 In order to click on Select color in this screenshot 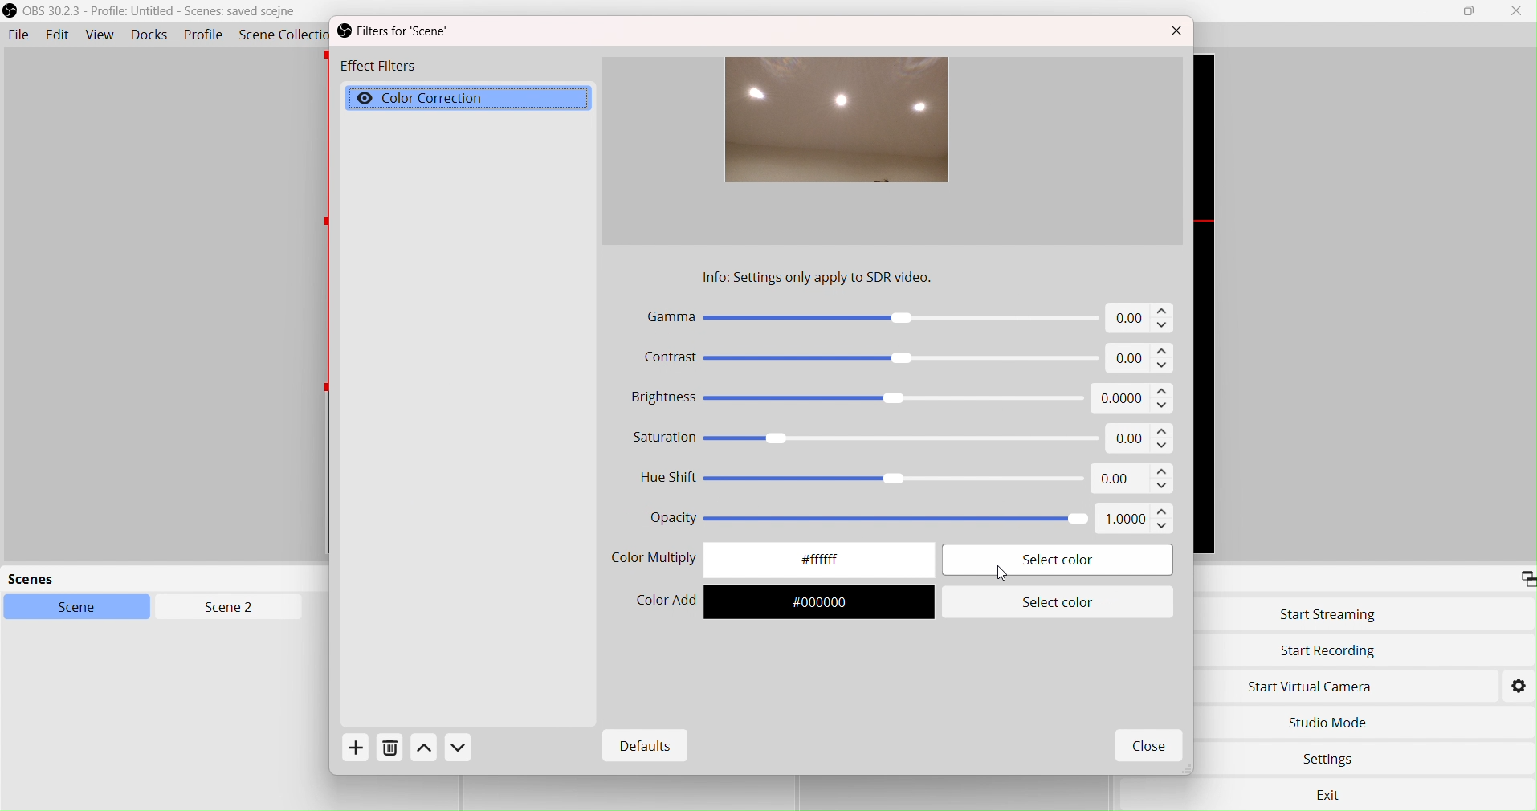, I will do `click(1066, 558)`.